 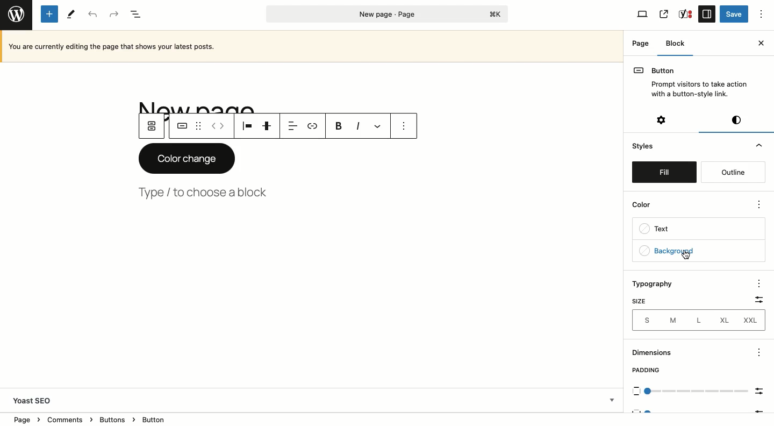 What do you see at coordinates (646, 146) in the screenshot?
I see `Styles` at bounding box center [646, 146].